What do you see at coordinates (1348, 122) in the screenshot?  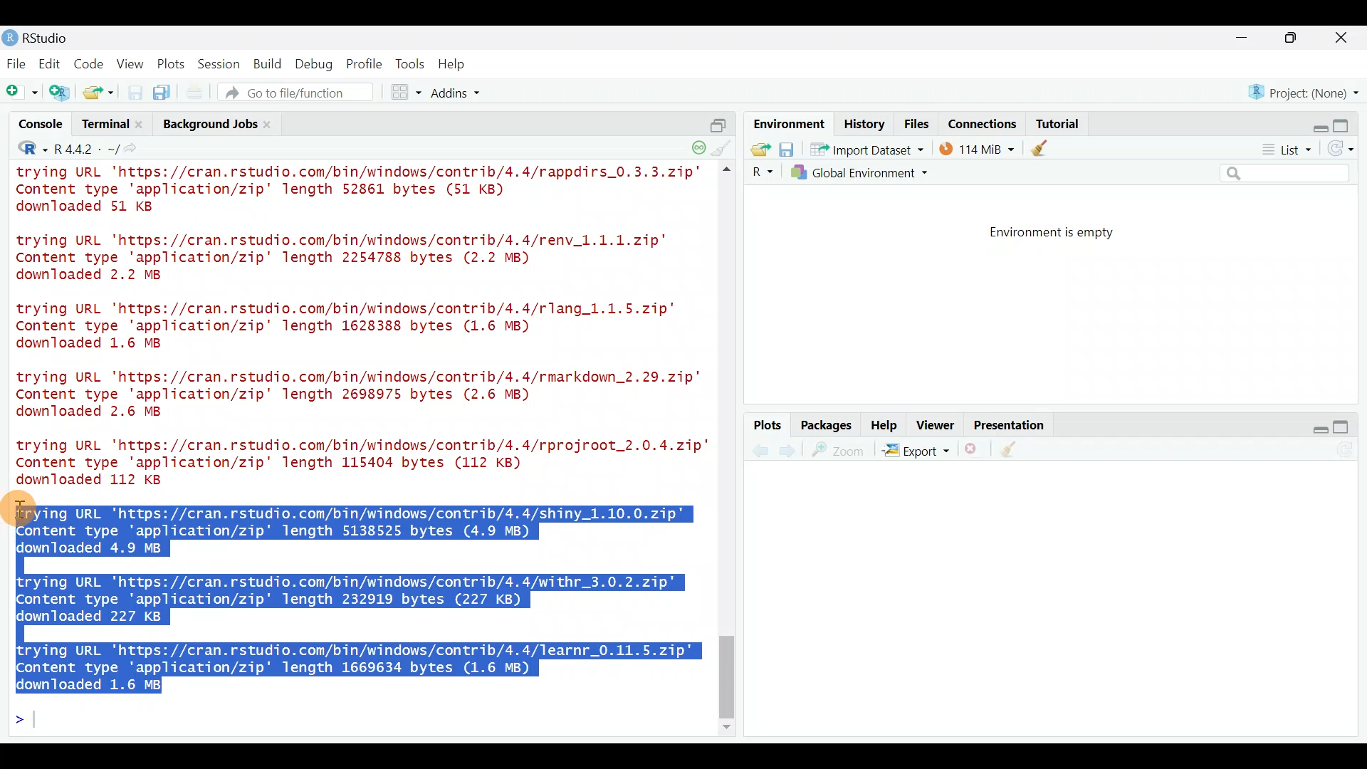 I see `Maximize` at bounding box center [1348, 122].